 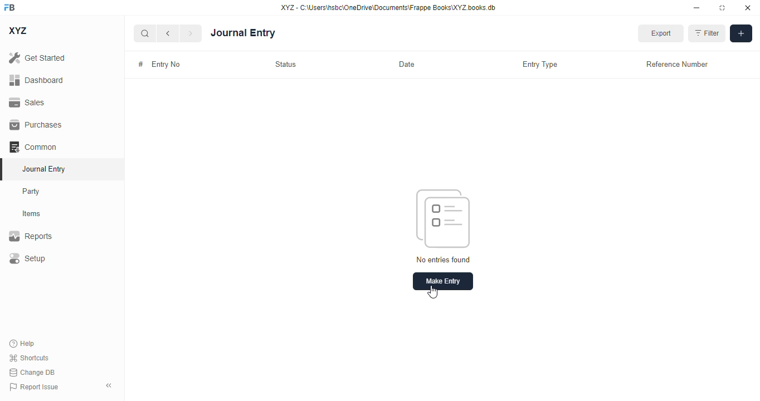 I want to click on party, so click(x=32, y=192).